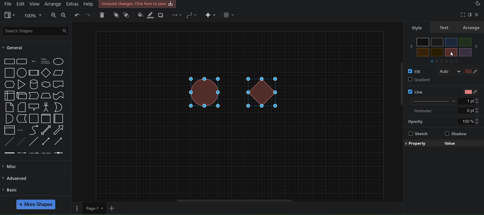 The width and height of the screenshot is (484, 215). What do you see at coordinates (421, 135) in the screenshot?
I see `Sketch` at bounding box center [421, 135].